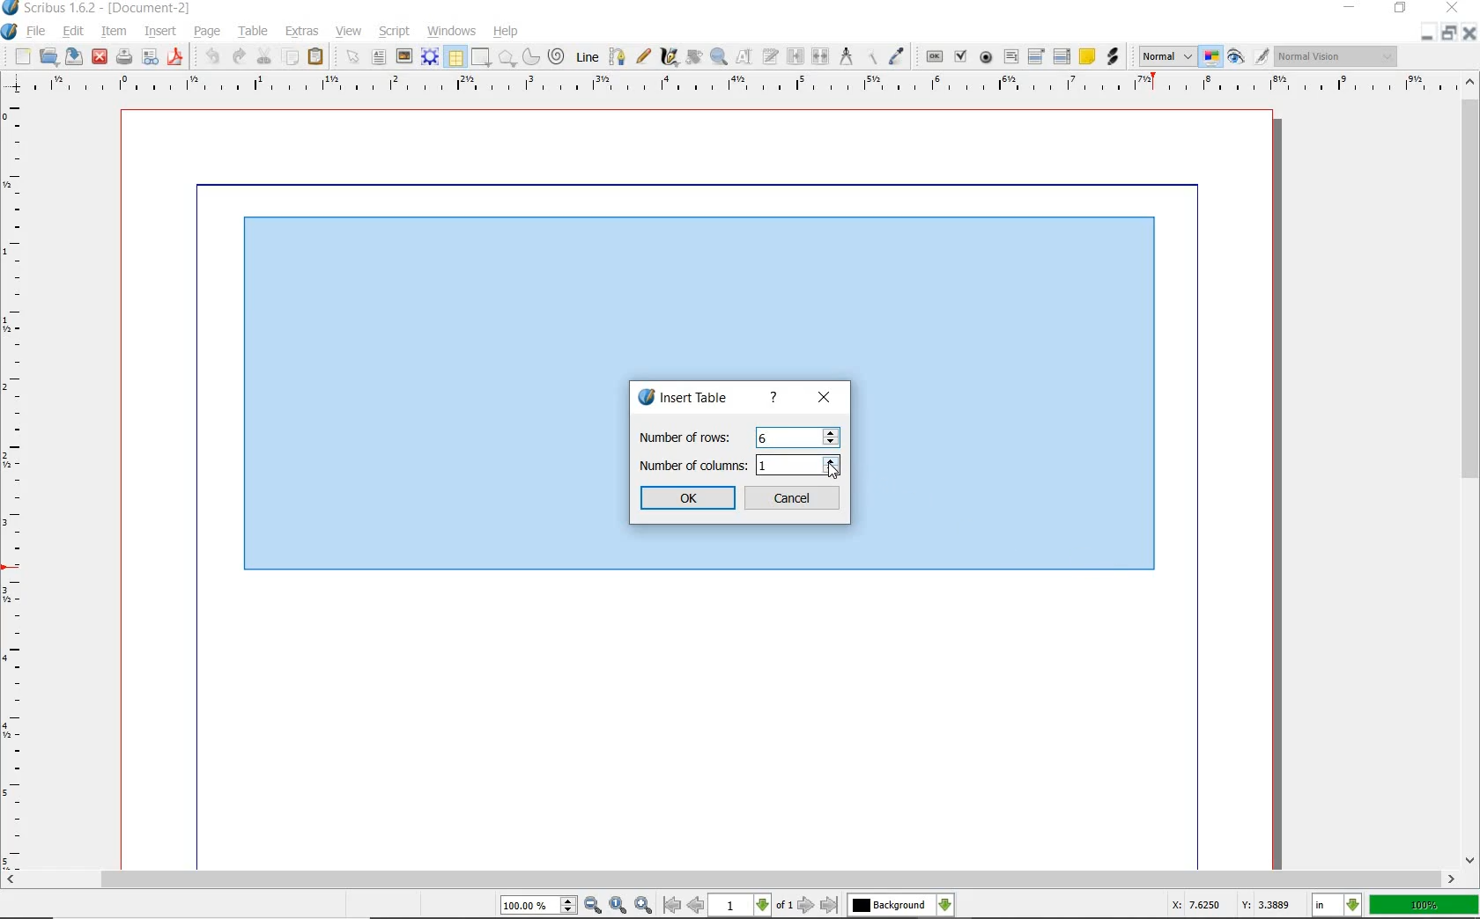 The height and width of the screenshot is (919, 1480). What do you see at coordinates (117, 33) in the screenshot?
I see `item` at bounding box center [117, 33].